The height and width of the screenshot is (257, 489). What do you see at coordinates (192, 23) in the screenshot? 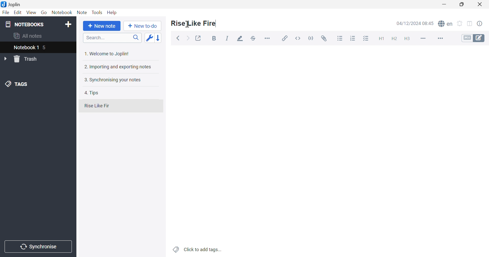
I see `Rise Like Fire` at bounding box center [192, 23].